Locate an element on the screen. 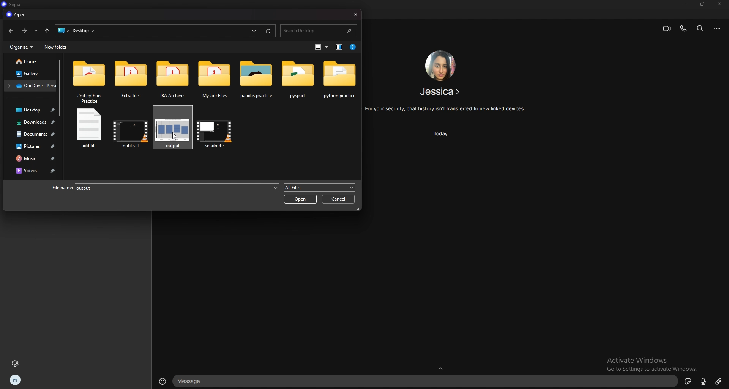  folder is located at coordinates (30, 86).